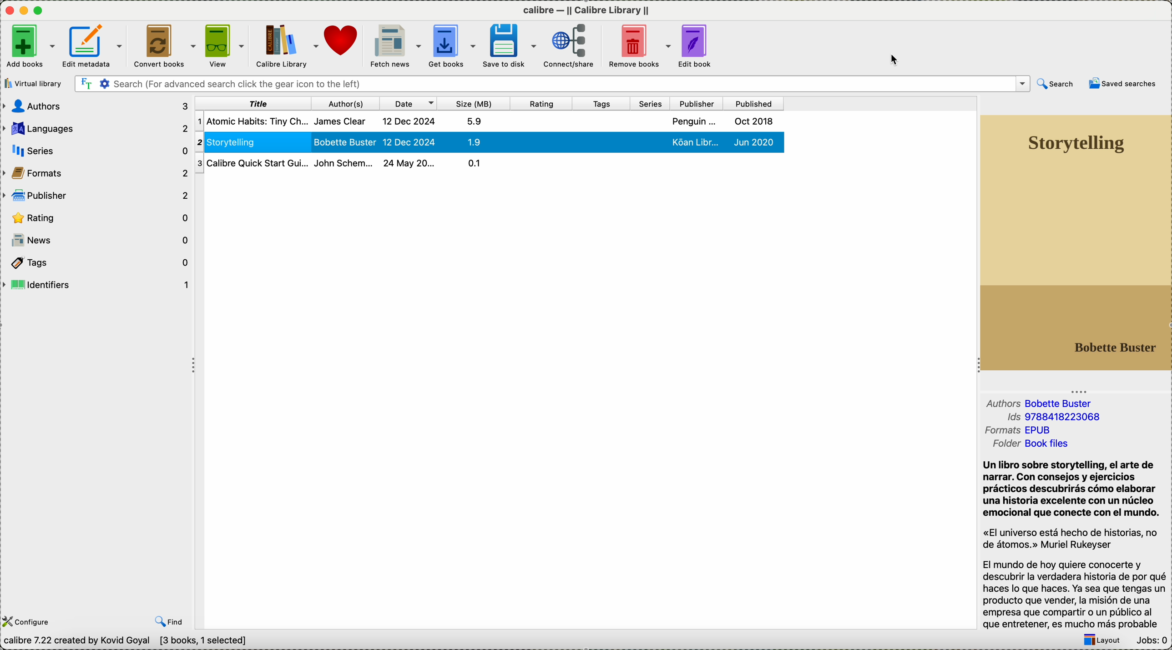 The image size is (1172, 650). Describe the element at coordinates (1077, 391) in the screenshot. I see `Three Dots` at that location.